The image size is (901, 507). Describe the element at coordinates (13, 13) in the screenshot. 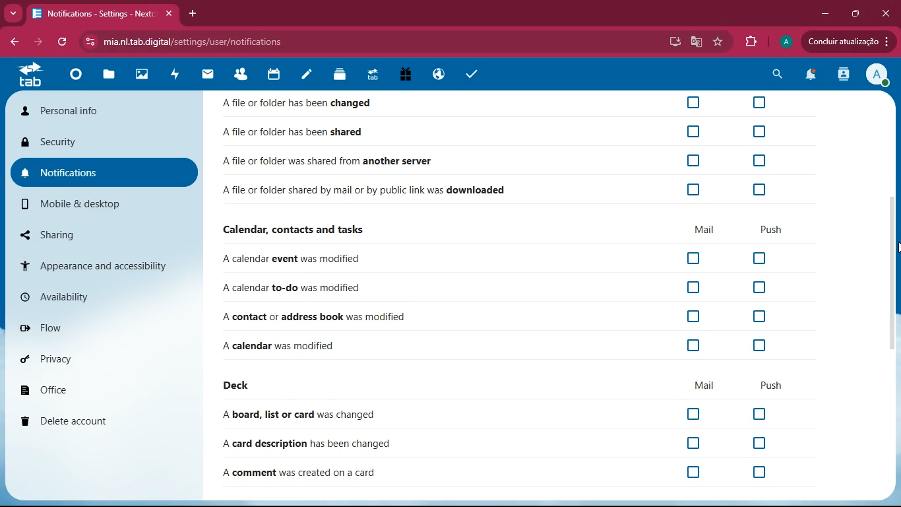

I see `more` at that location.